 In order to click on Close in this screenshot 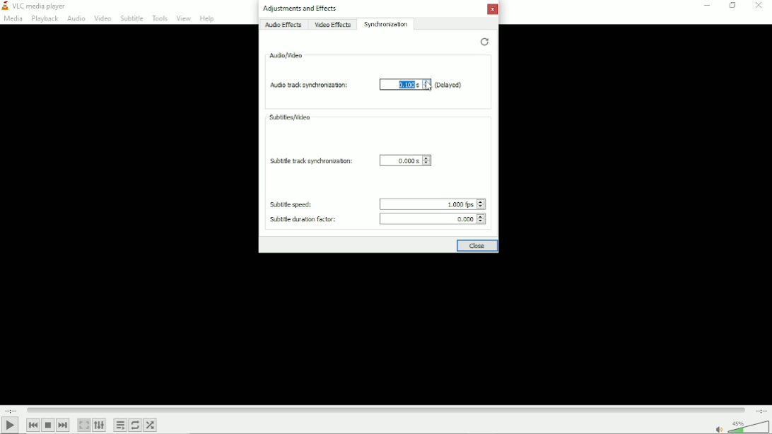, I will do `click(493, 9)`.